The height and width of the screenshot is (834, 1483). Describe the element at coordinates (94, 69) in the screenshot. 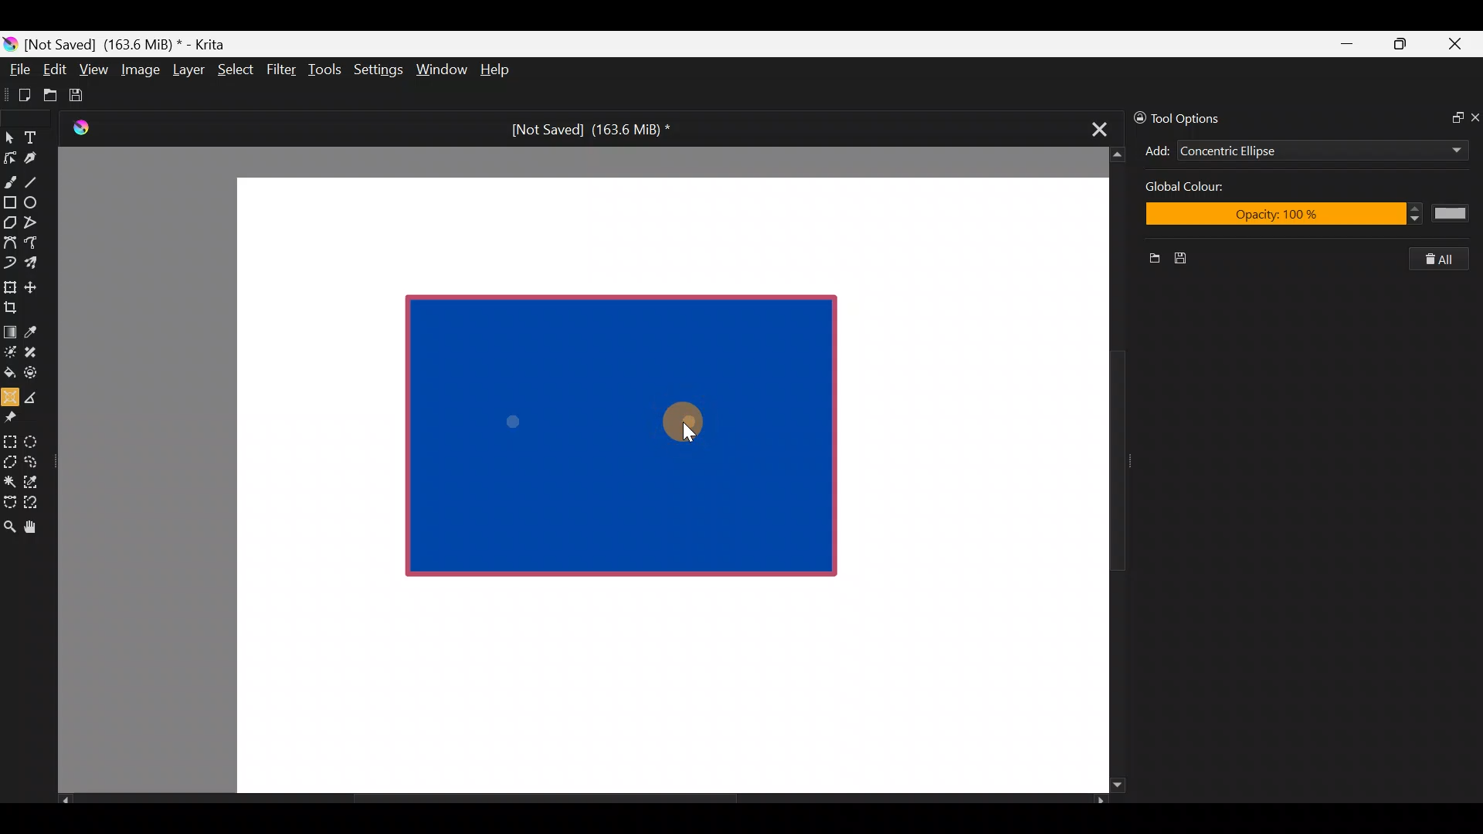

I see `View` at that location.